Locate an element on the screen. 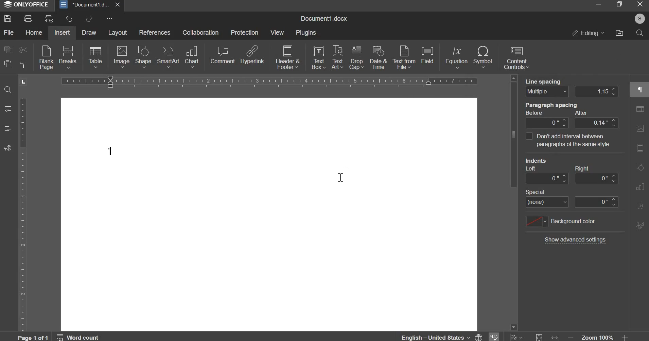 The height and width of the screenshot is (341, 649). line spacing distance is located at coordinates (597, 91).